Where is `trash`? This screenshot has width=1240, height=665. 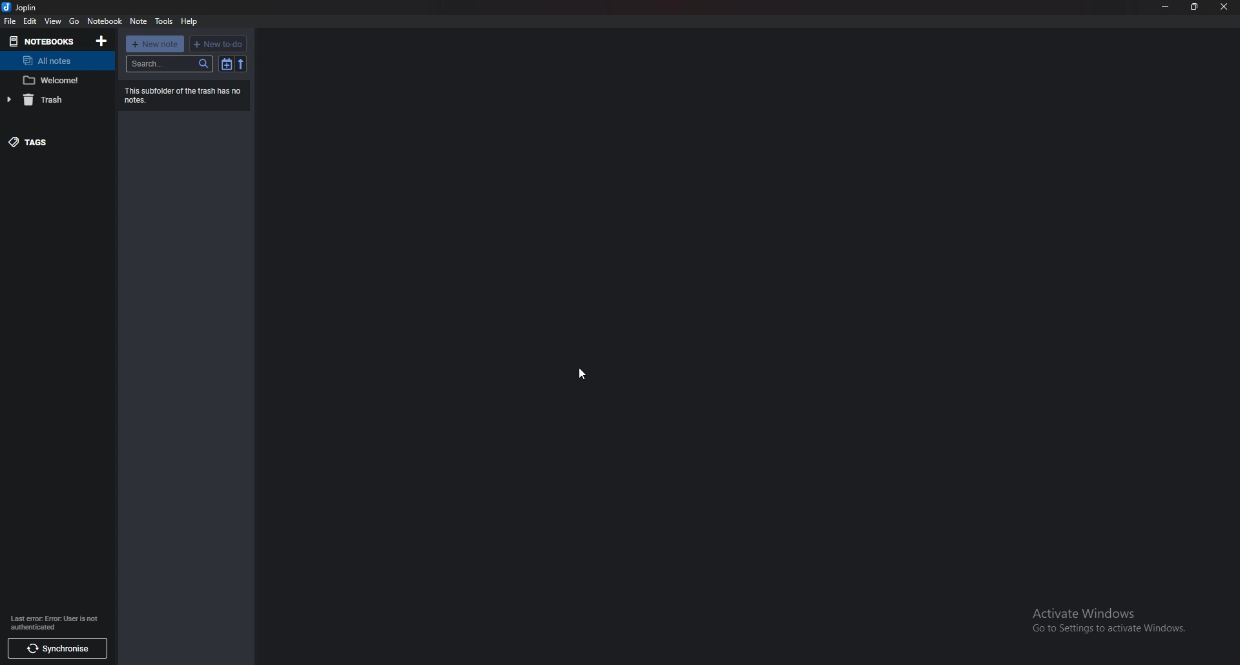
trash is located at coordinates (51, 101).